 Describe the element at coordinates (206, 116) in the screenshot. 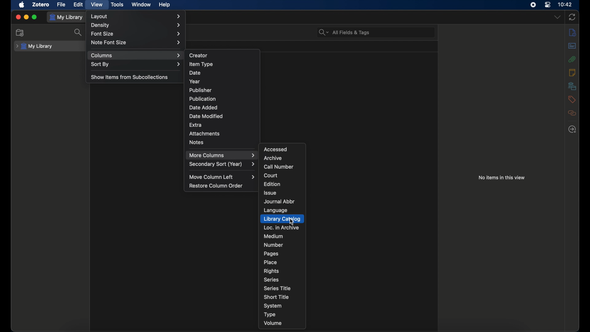

I see `date modified` at that location.